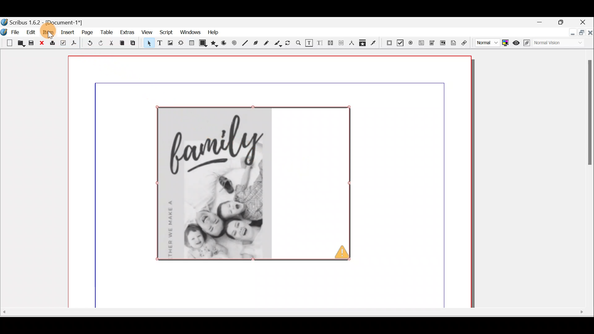 The image size is (594, 334). I want to click on Scroll bar, so click(585, 181).